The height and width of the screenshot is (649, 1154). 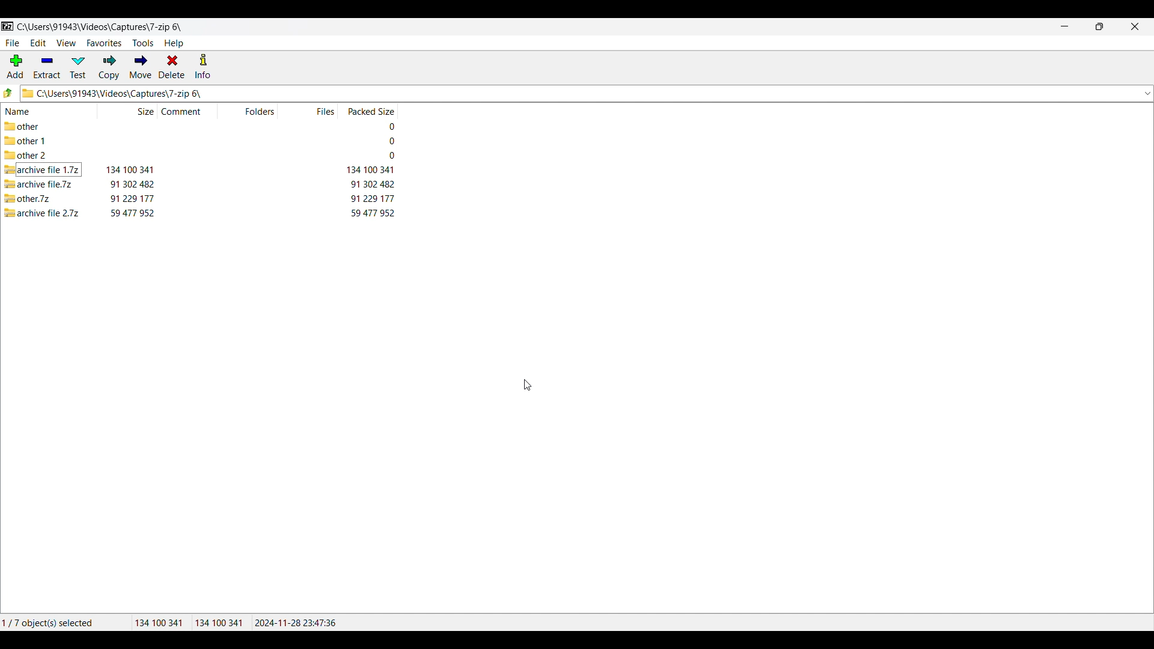 What do you see at coordinates (370, 111) in the screenshot?
I see `Packed size column` at bounding box center [370, 111].